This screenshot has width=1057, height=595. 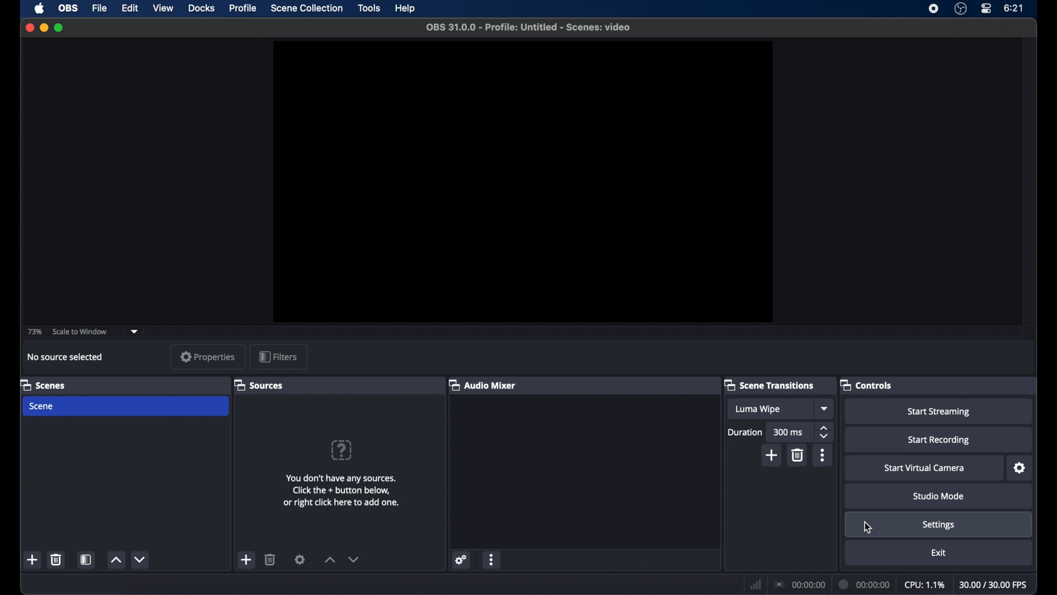 I want to click on maximize, so click(x=59, y=28).